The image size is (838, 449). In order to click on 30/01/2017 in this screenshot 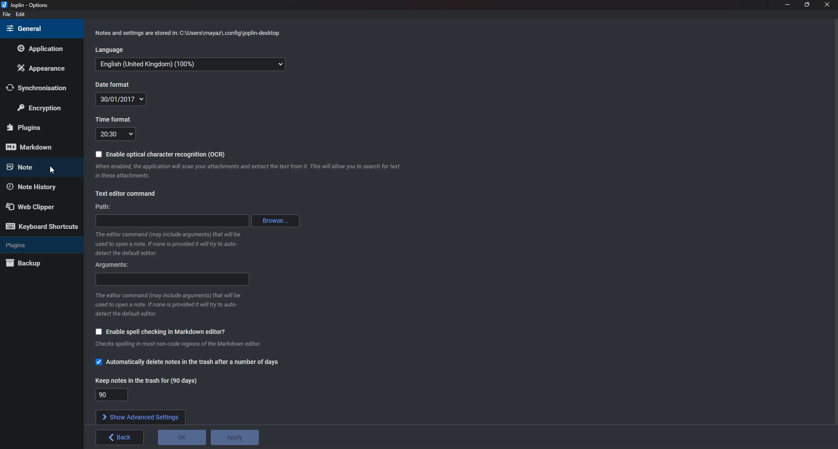, I will do `click(123, 99)`.